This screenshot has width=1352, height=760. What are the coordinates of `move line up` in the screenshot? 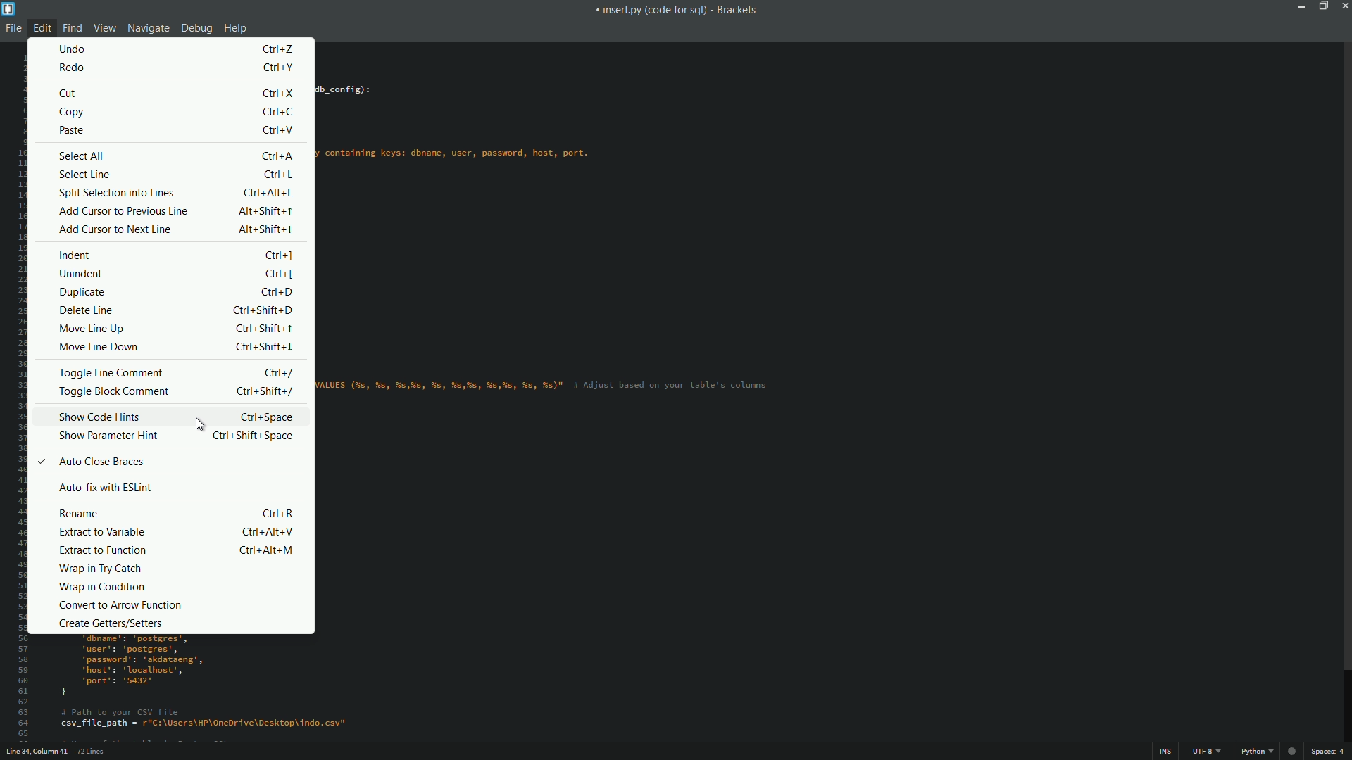 It's located at (92, 329).